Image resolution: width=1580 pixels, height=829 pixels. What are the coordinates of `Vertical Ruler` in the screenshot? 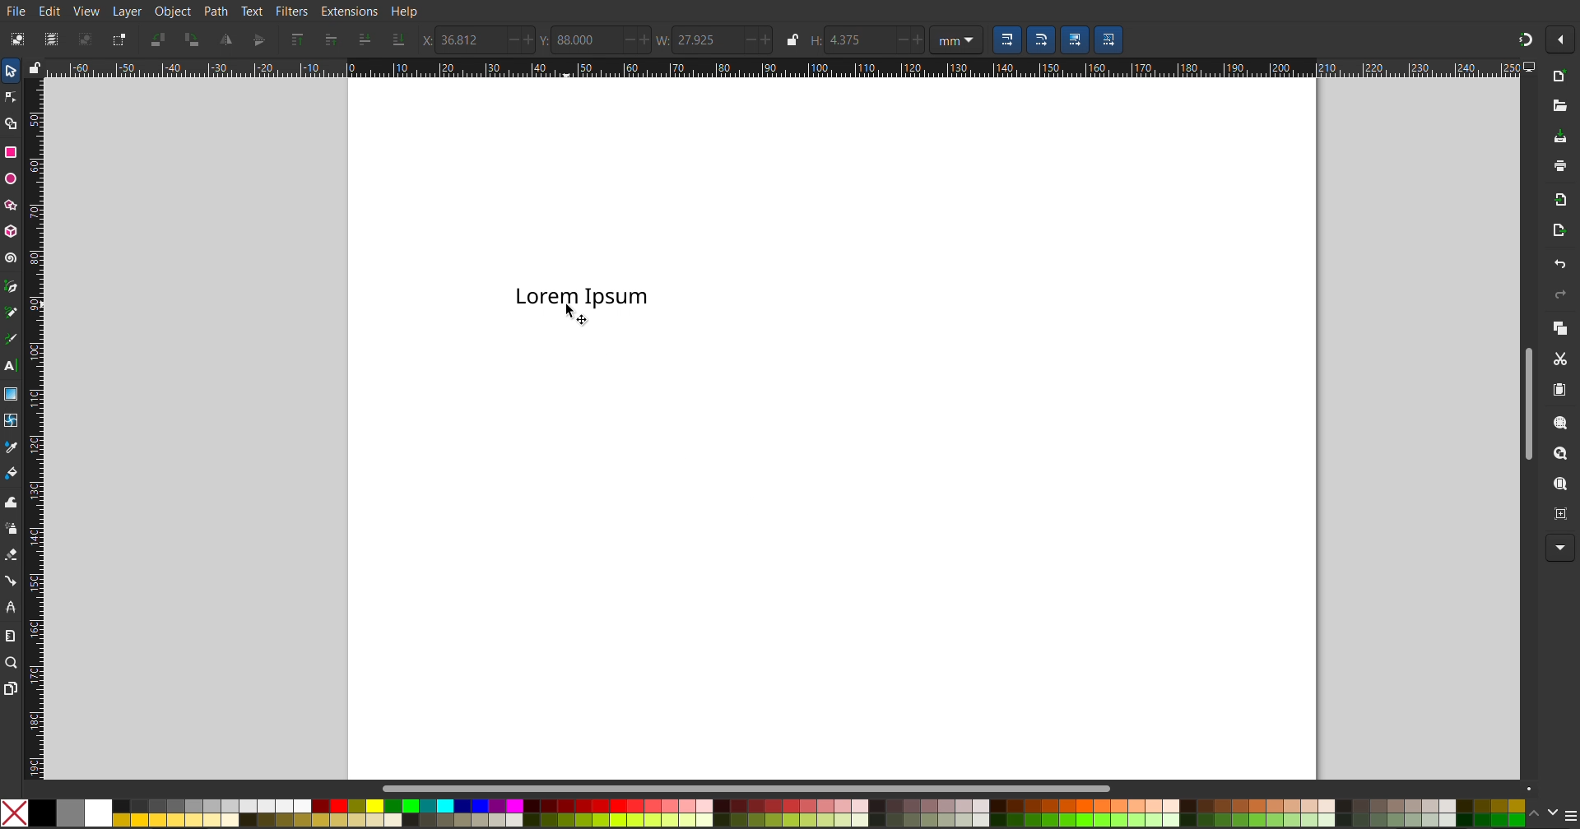 It's located at (34, 425).